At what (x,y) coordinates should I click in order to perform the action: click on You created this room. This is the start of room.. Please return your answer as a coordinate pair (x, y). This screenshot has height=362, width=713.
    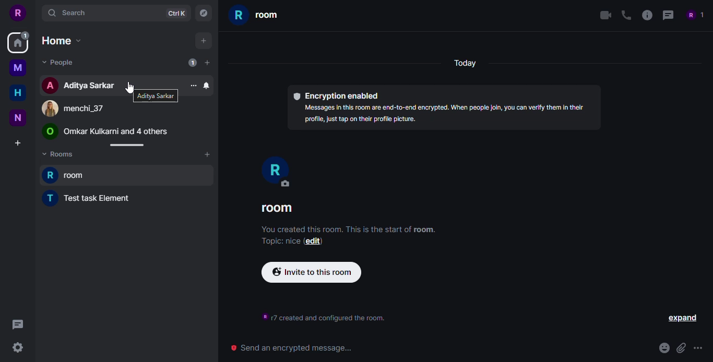
    Looking at the image, I should click on (349, 230).